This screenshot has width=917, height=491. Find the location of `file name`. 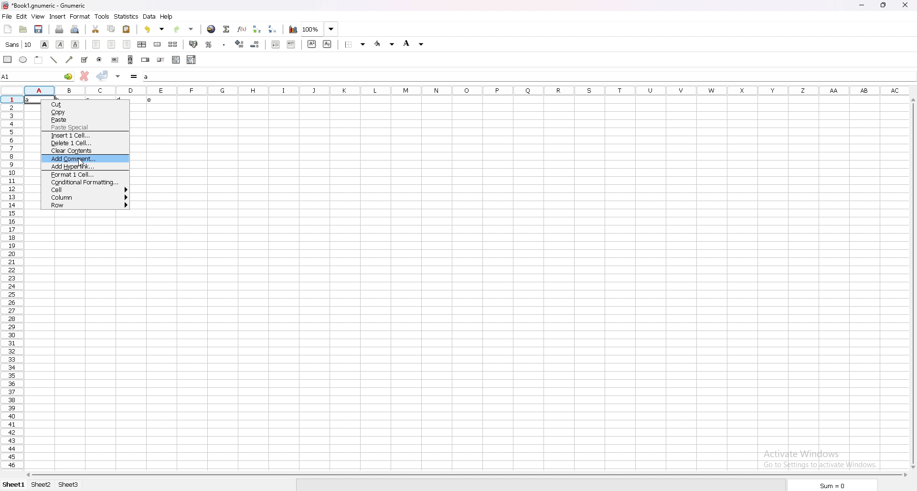

file name is located at coordinates (44, 5).